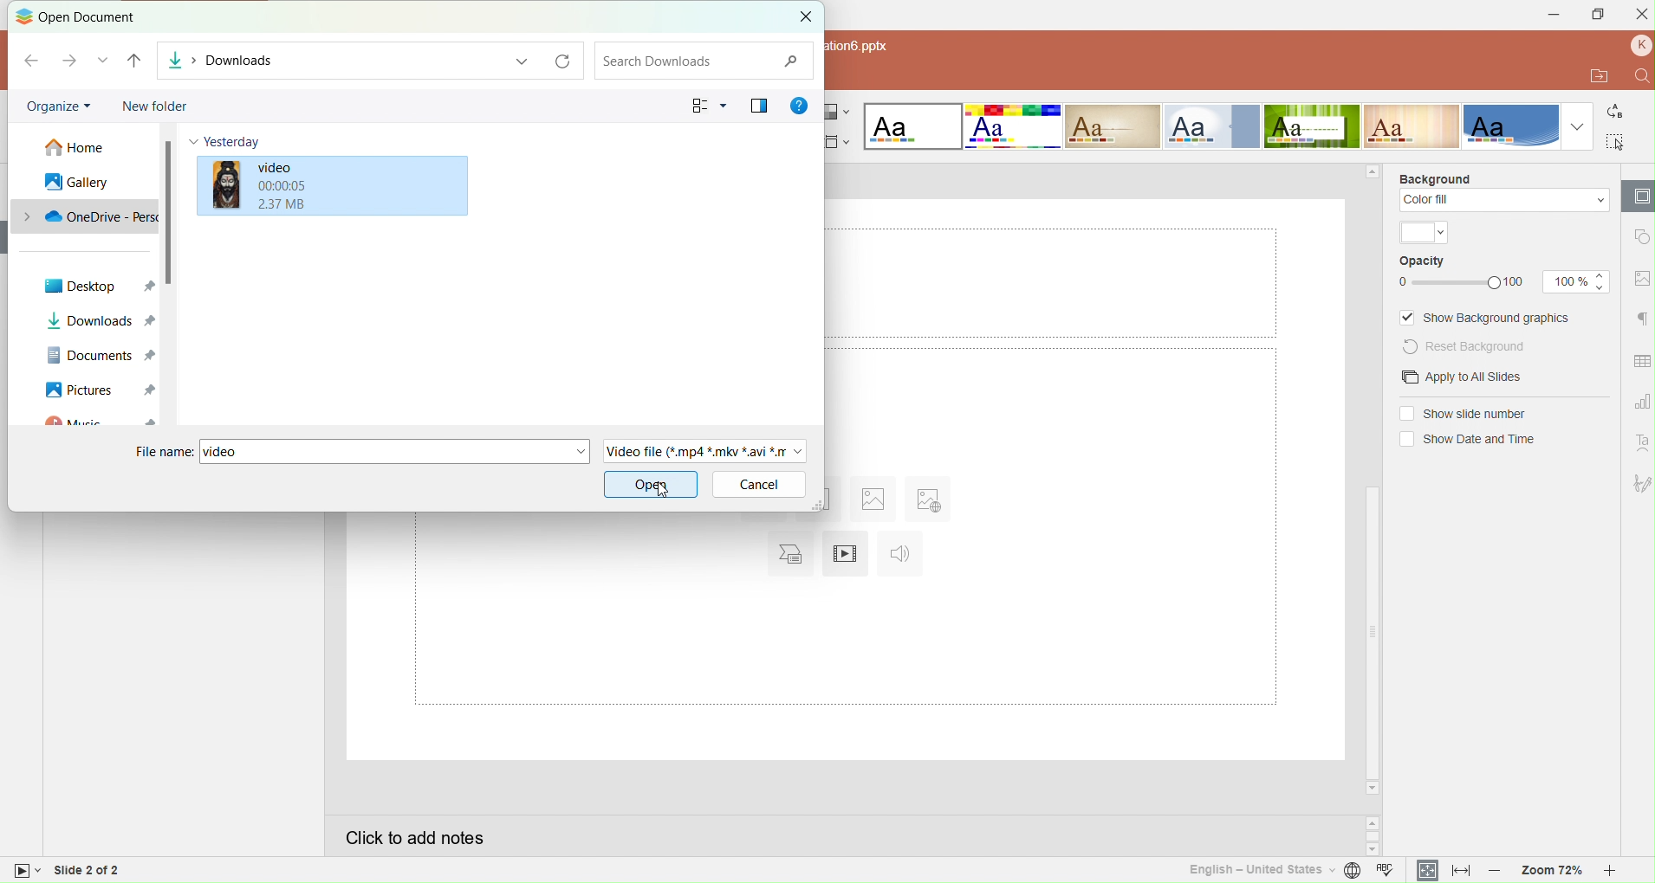 This screenshot has height=883, width=1655. What do you see at coordinates (68, 182) in the screenshot?
I see `Gallery` at bounding box center [68, 182].